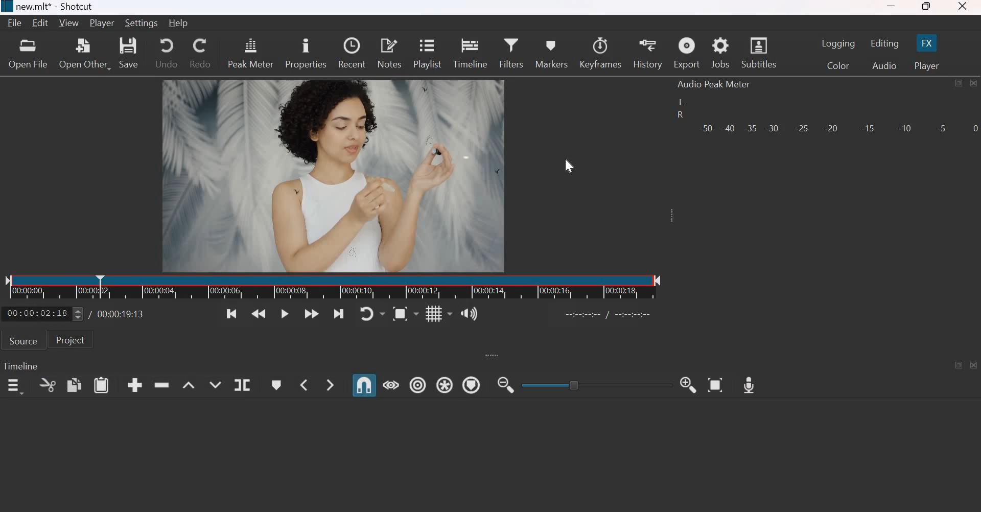  What do you see at coordinates (242, 384) in the screenshot?
I see `Split at playhead` at bounding box center [242, 384].